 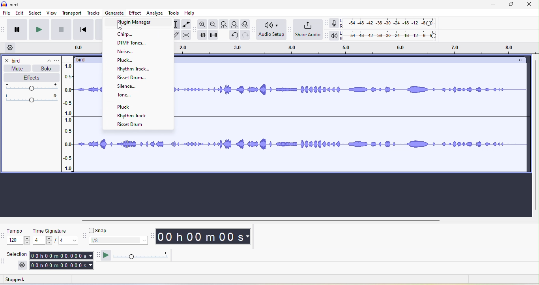 I want to click on audacity transport toolbar , so click(x=4, y=31).